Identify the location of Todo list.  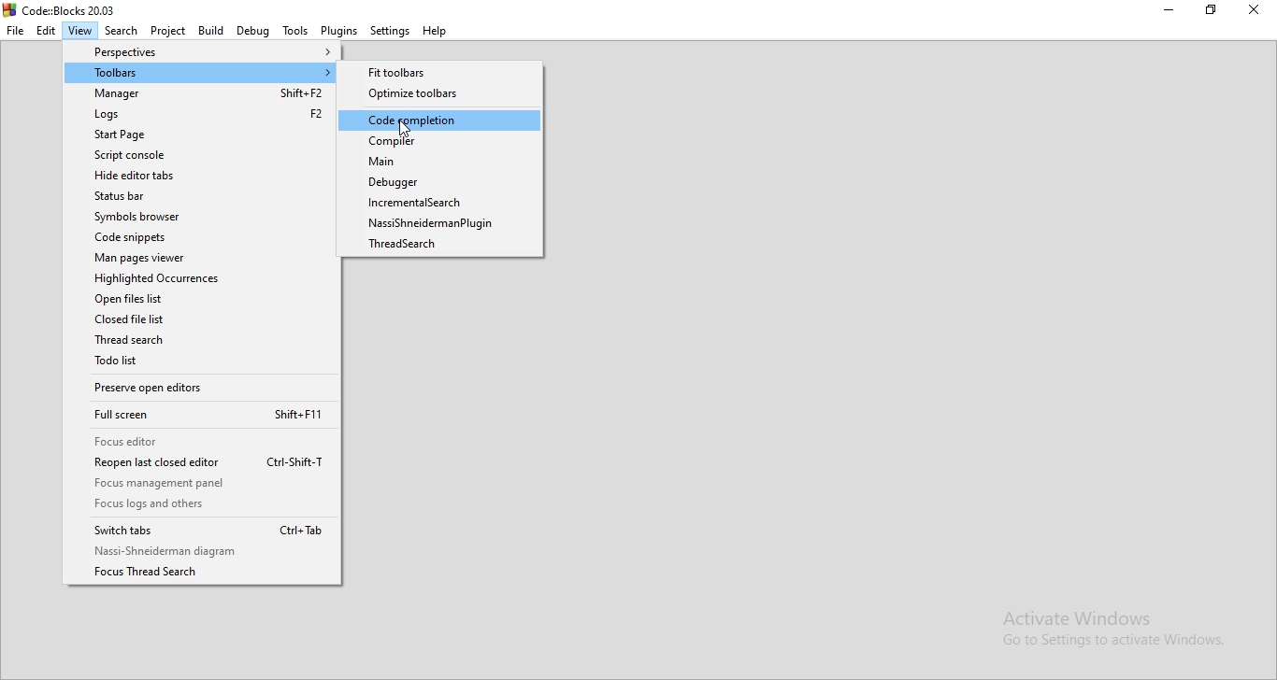
(202, 363).